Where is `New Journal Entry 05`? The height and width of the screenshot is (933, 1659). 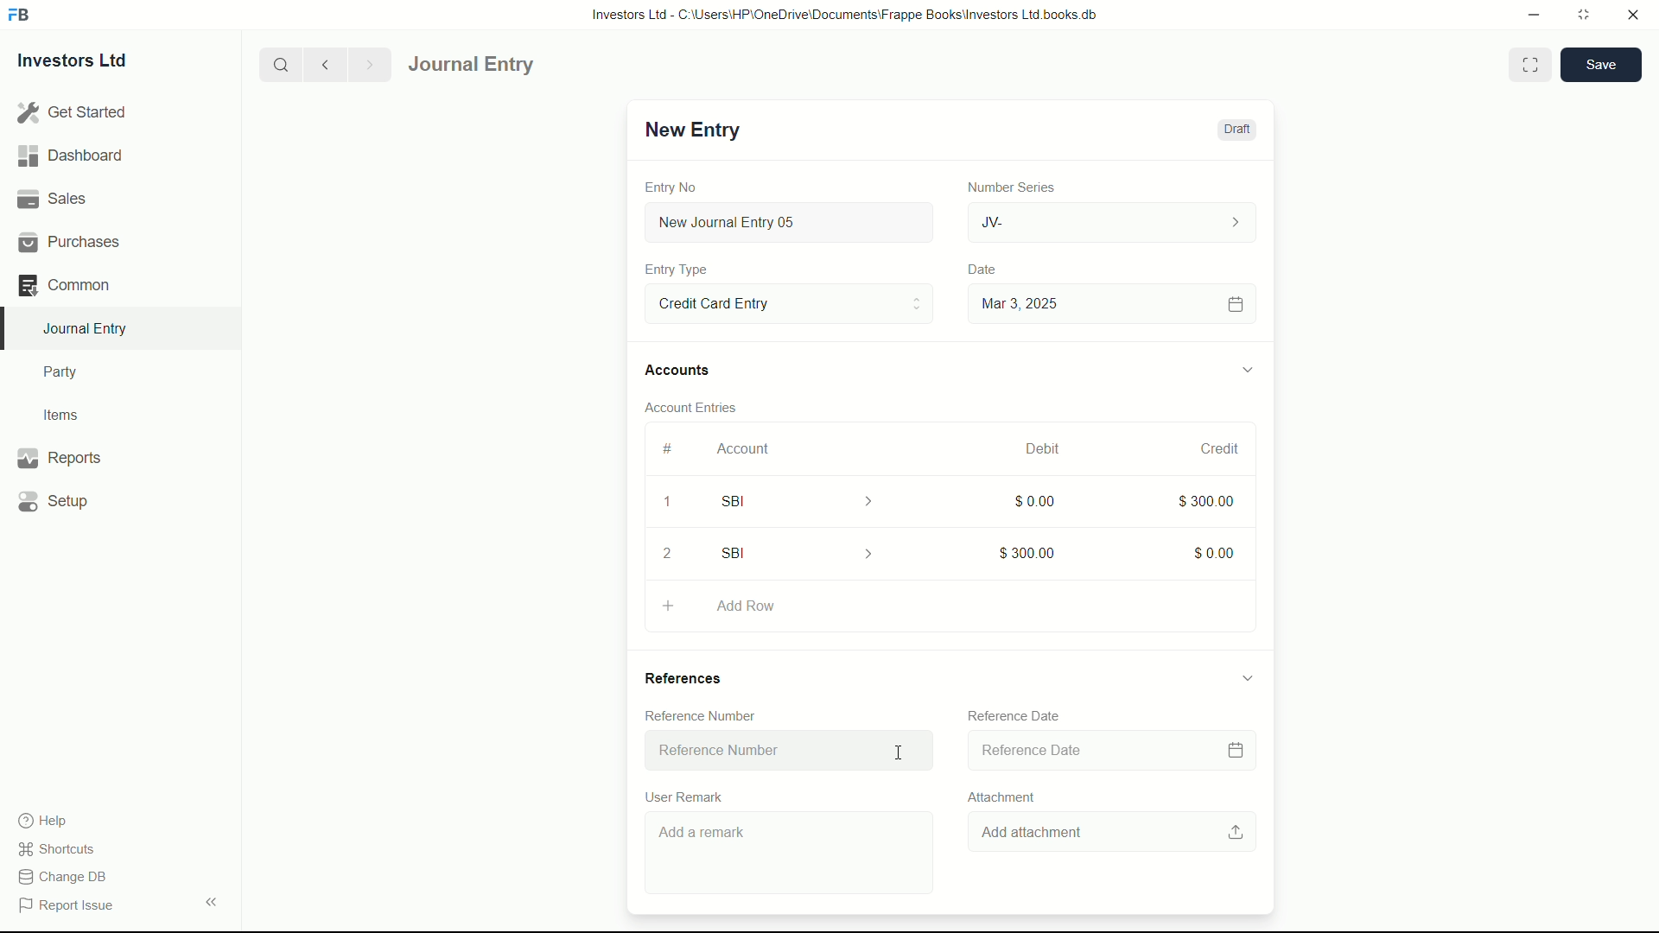
New Journal Entry 05 is located at coordinates (791, 223).